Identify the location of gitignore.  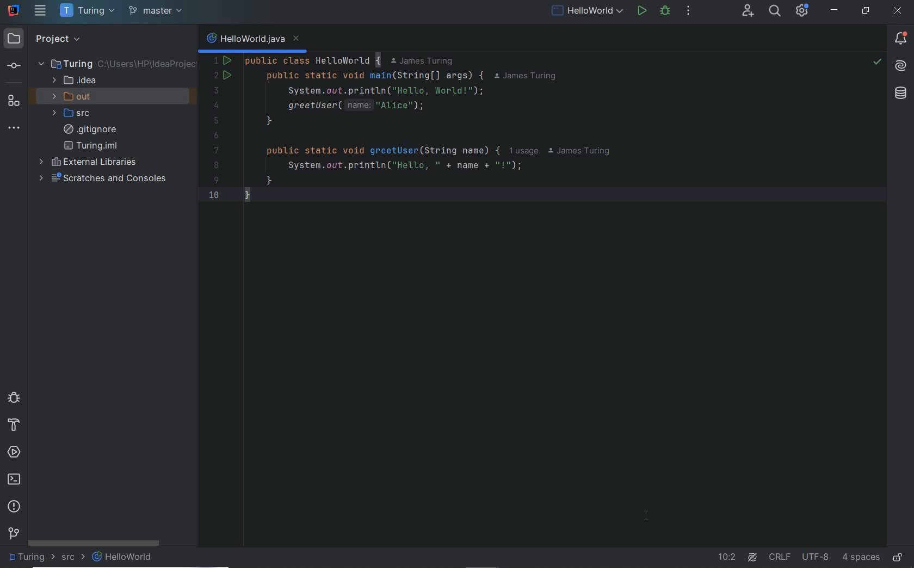
(90, 129).